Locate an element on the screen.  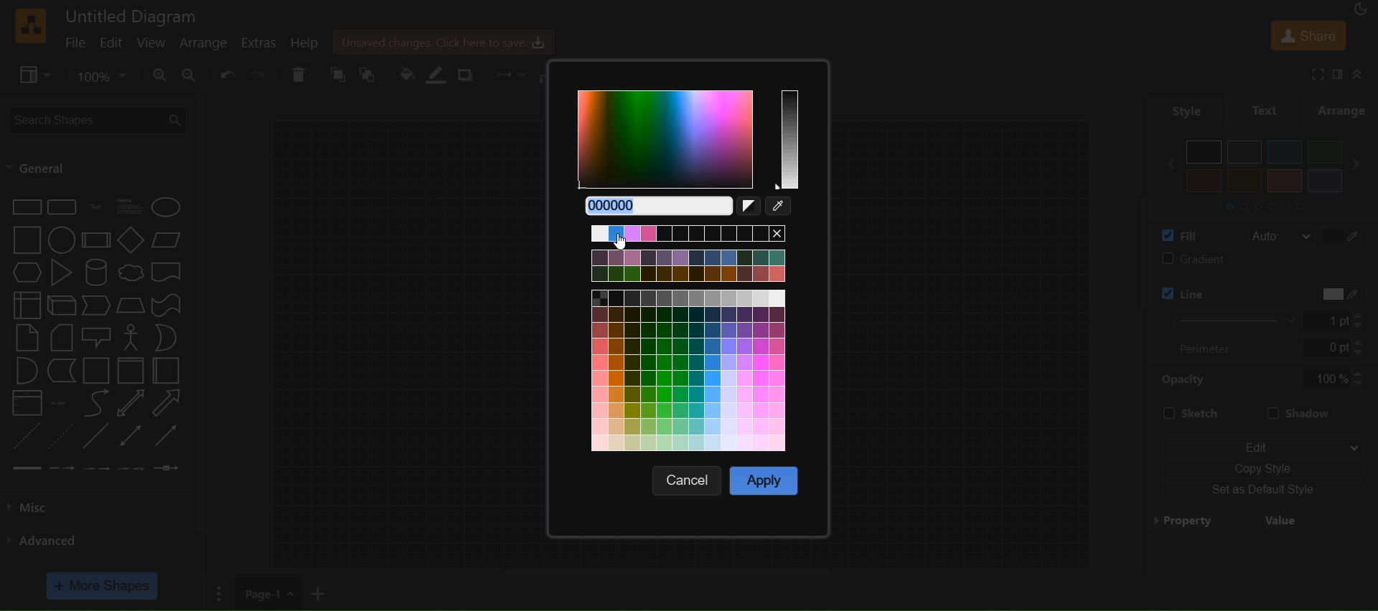
black color is located at coordinates (1204, 152).